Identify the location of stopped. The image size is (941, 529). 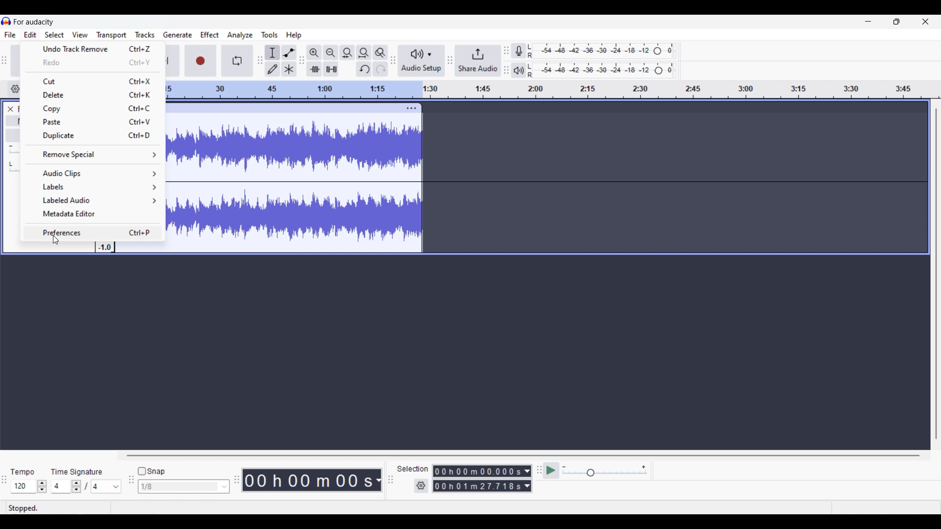
(23, 507).